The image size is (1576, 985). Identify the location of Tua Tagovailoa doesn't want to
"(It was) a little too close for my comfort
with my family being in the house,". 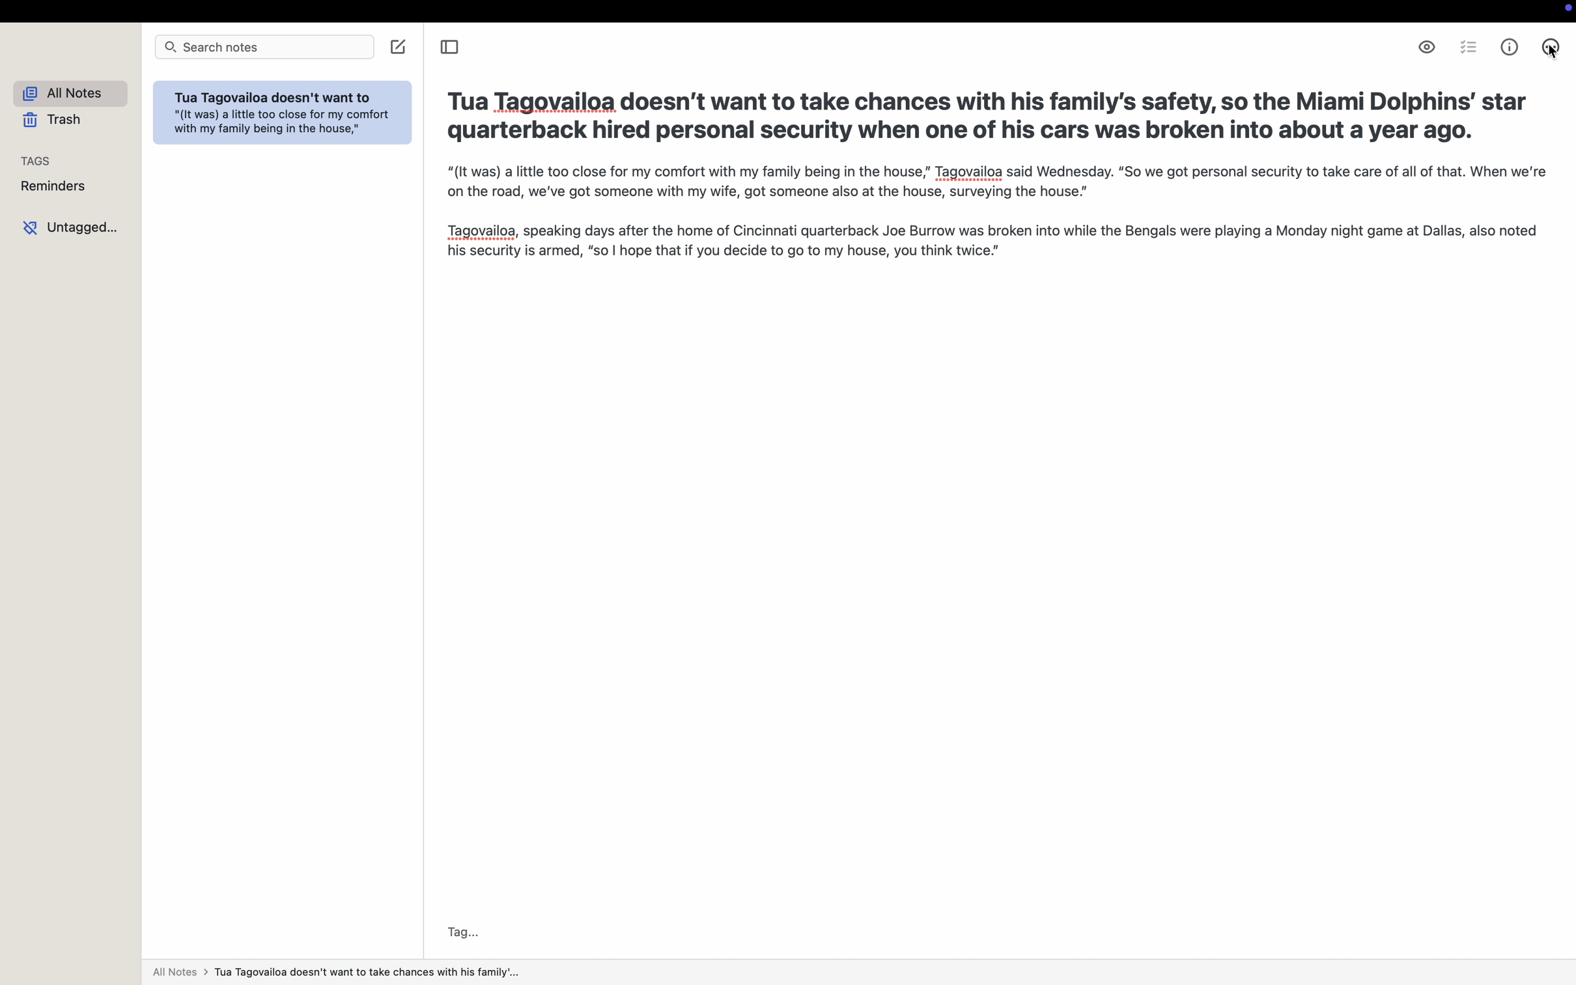
(281, 115).